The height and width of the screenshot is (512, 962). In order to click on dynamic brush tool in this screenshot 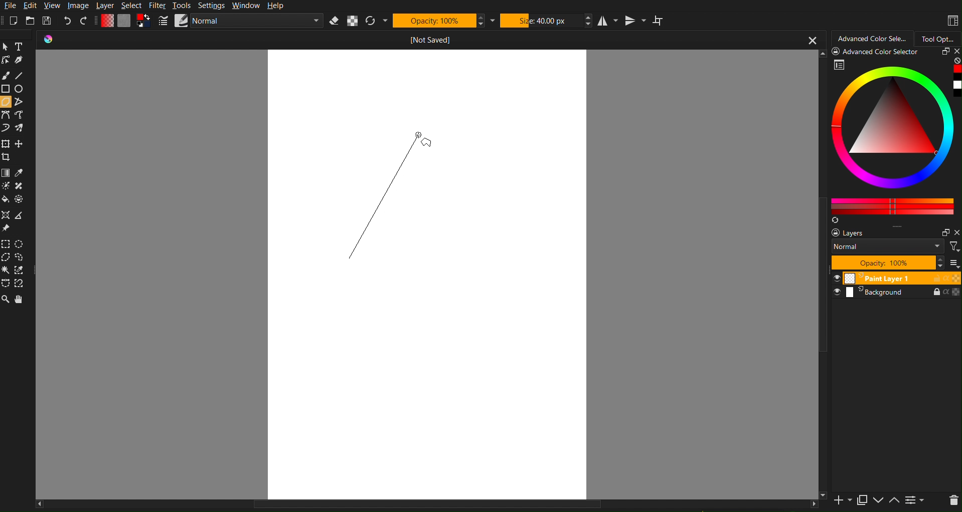, I will do `click(6, 129)`.